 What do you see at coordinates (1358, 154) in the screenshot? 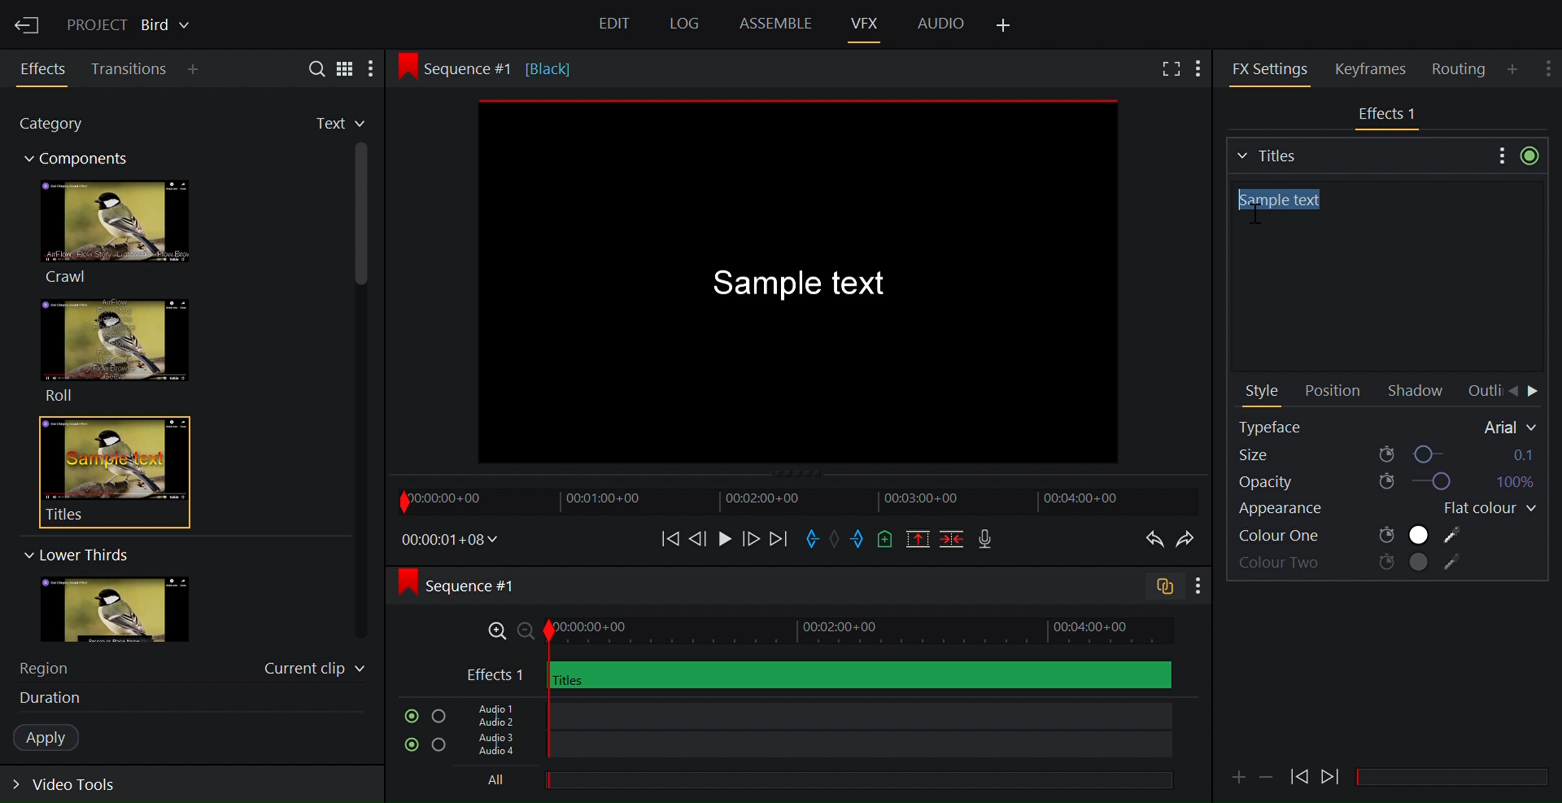
I see `Titles` at bounding box center [1358, 154].